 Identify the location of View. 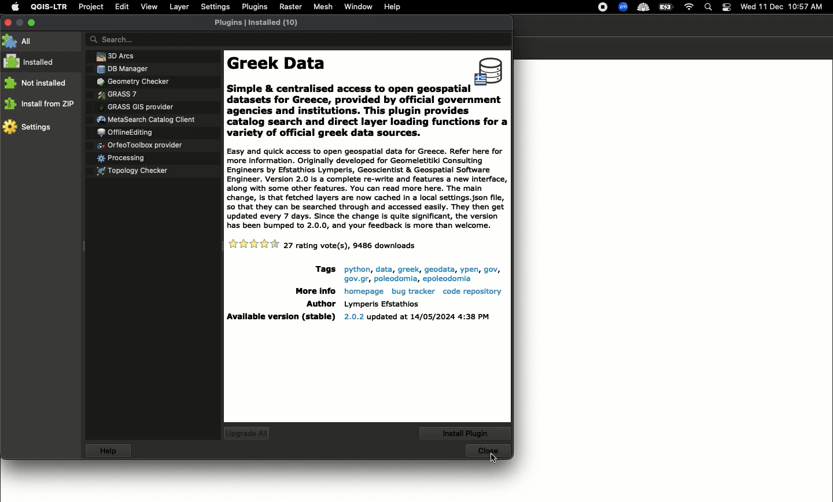
(149, 6).